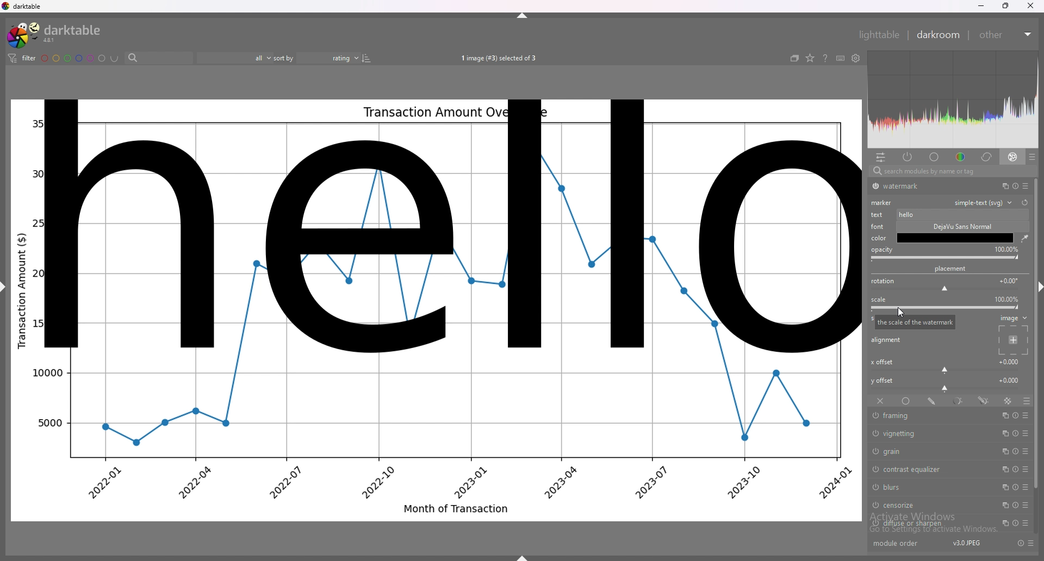 This screenshot has width=1044, height=561. Describe the element at coordinates (54, 34) in the screenshot. I see `darktable` at that location.